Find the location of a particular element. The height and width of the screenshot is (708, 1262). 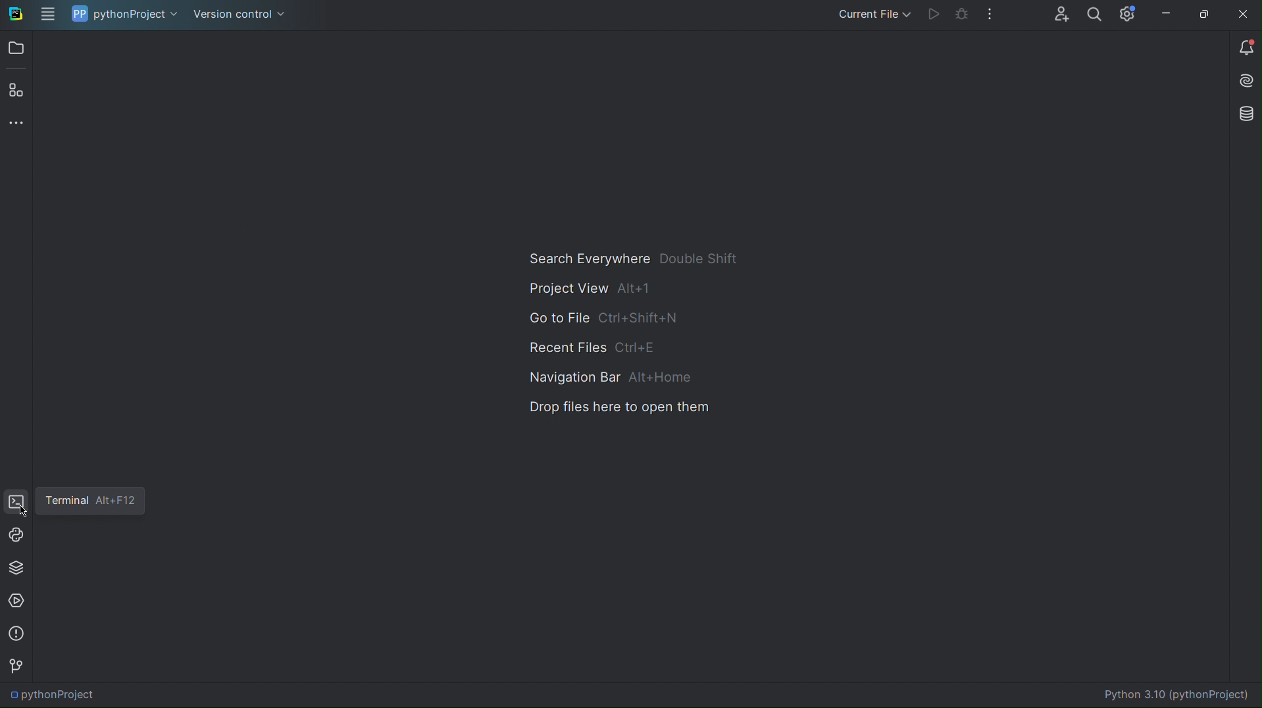

Plugins is located at coordinates (16, 86).